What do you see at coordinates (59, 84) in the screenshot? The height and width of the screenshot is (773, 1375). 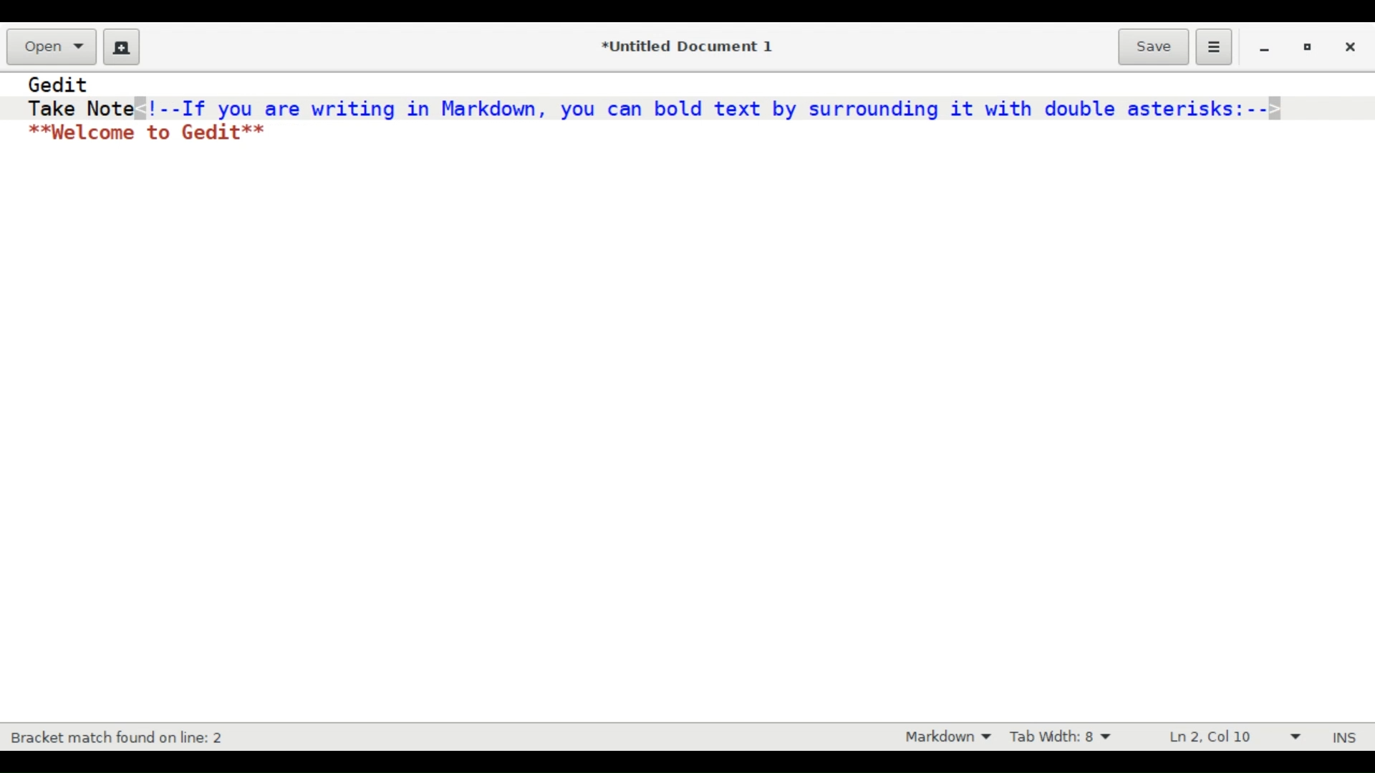 I see `Gedit` at bounding box center [59, 84].